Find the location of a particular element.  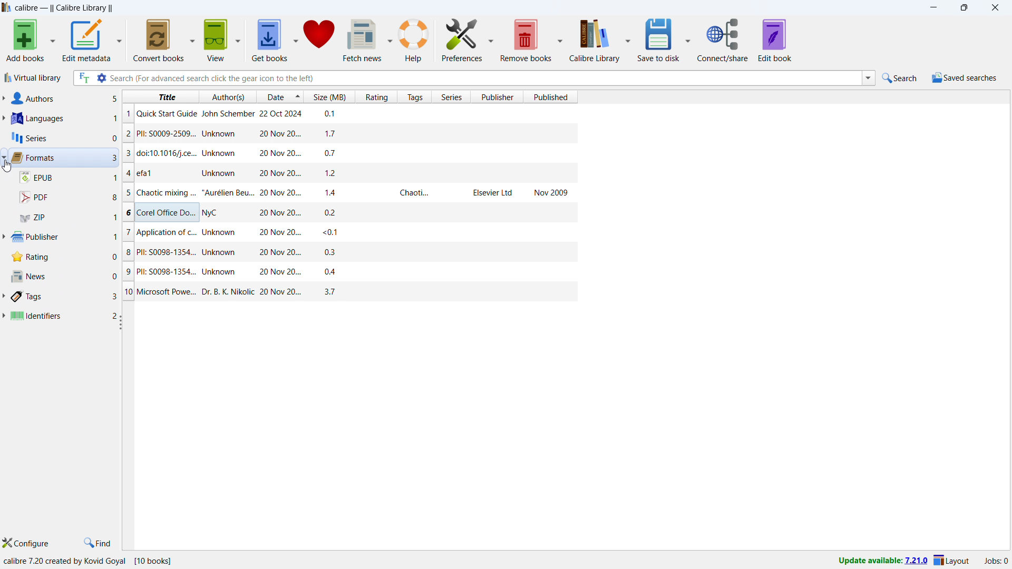

advanced search is located at coordinates (102, 77).